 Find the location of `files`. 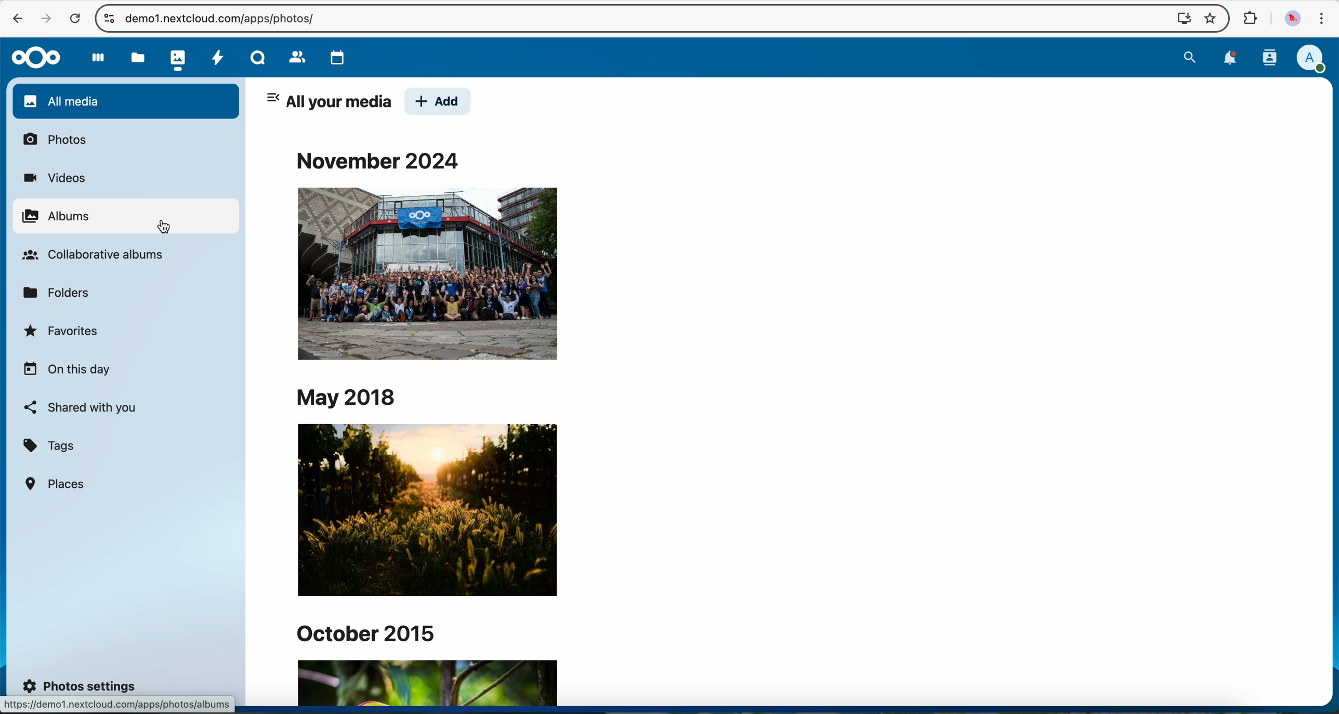

files is located at coordinates (137, 57).